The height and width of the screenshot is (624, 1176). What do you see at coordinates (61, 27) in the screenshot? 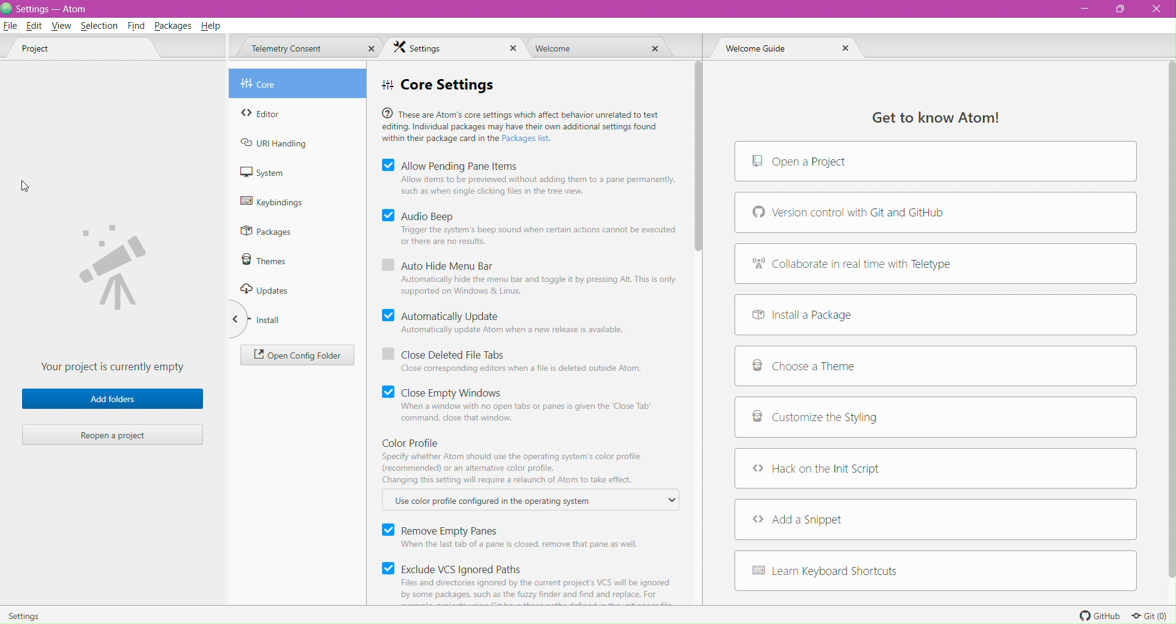
I see `View` at bounding box center [61, 27].